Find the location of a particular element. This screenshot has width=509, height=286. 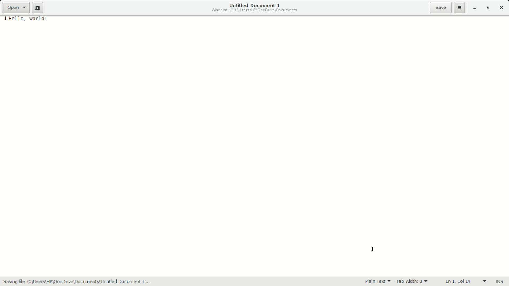

tab width is located at coordinates (413, 282).